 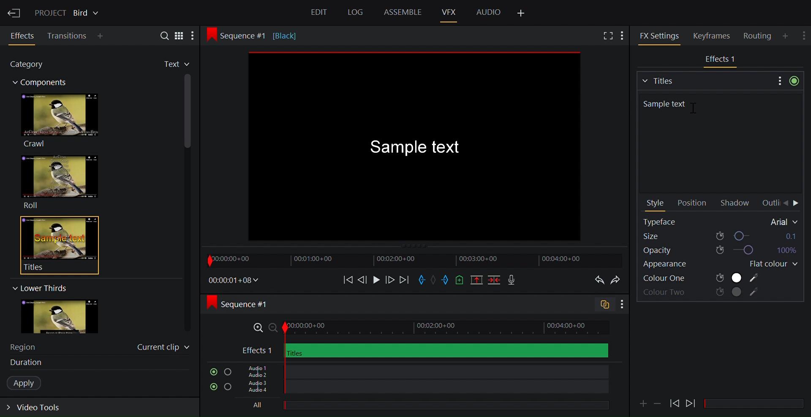 I want to click on Log, so click(x=354, y=13).